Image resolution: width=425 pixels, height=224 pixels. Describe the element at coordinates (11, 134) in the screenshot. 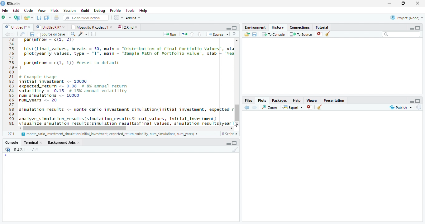

I see `1:1` at that location.